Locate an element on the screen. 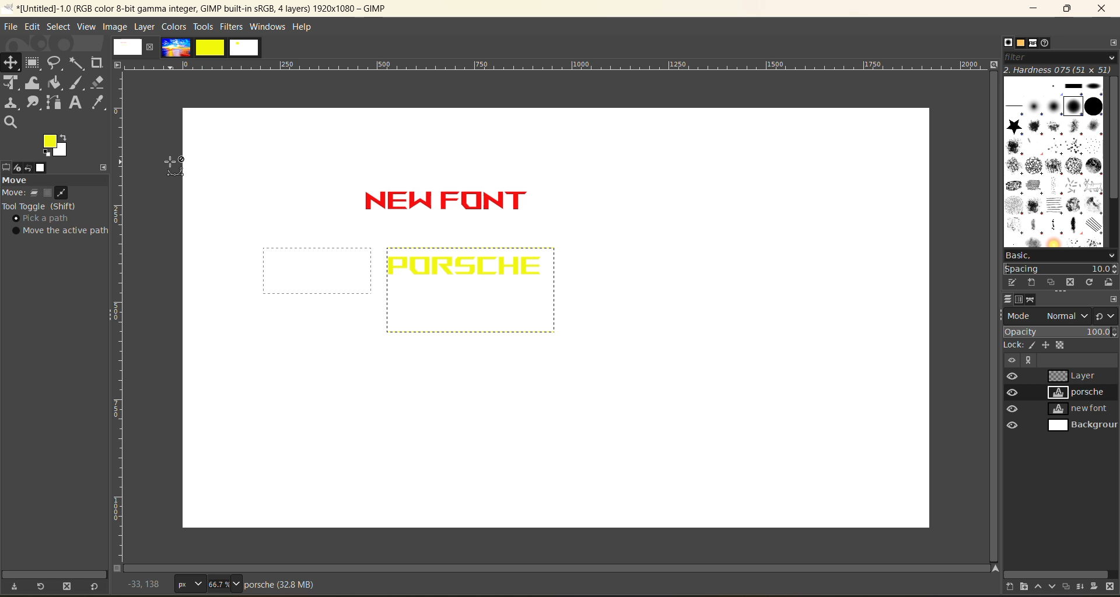 The height and width of the screenshot is (597, 1120). layers is located at coordinates (1003, 300).